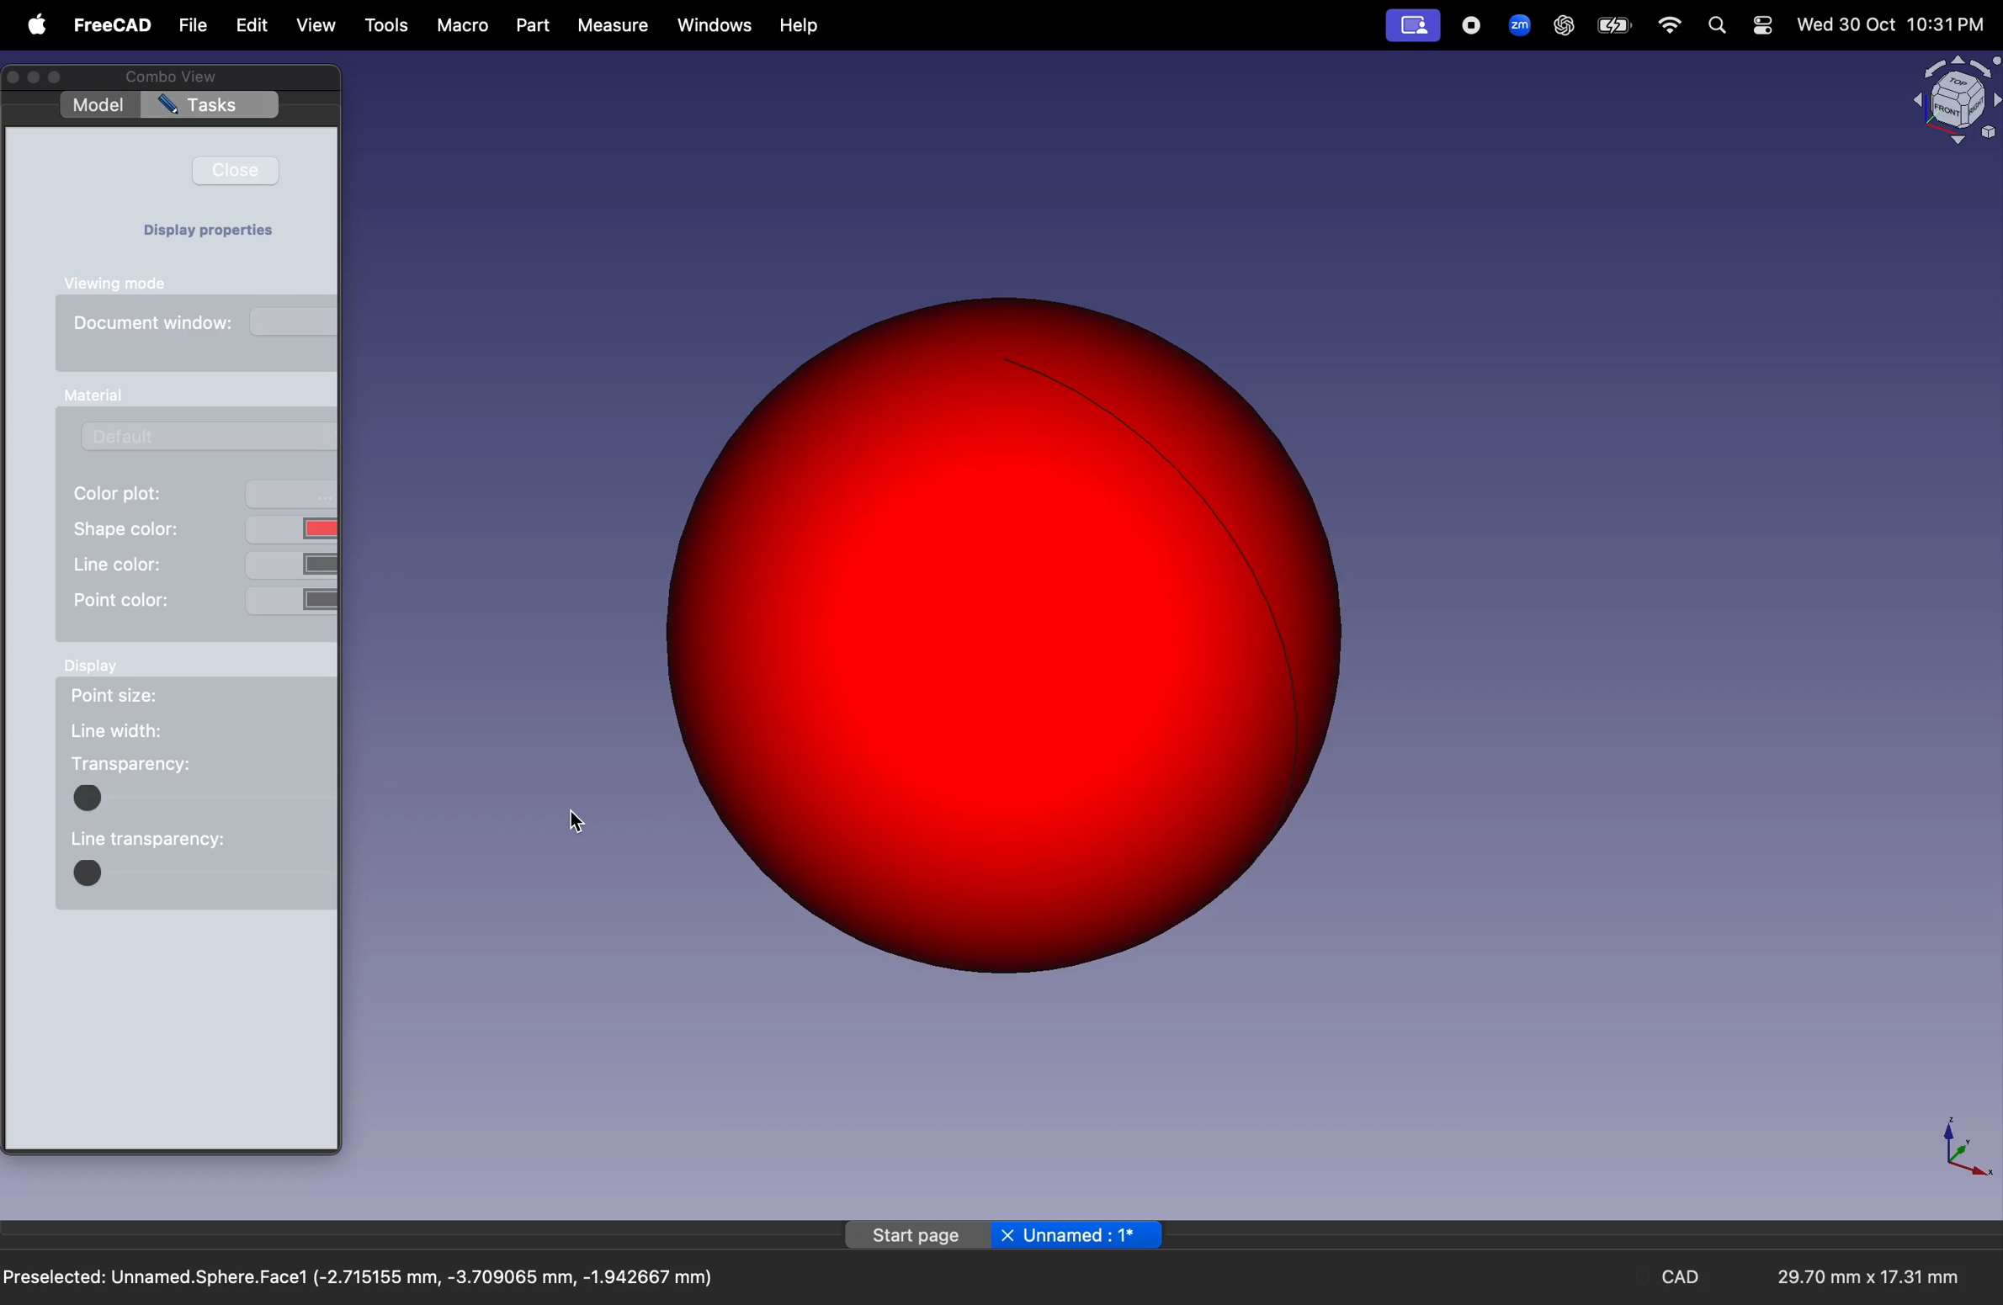 Image resolution: width=2003 pixels, height=1305 pixels. Describe the element at coordinates (715, 25) in the screenshot. I see `windows` at that location.